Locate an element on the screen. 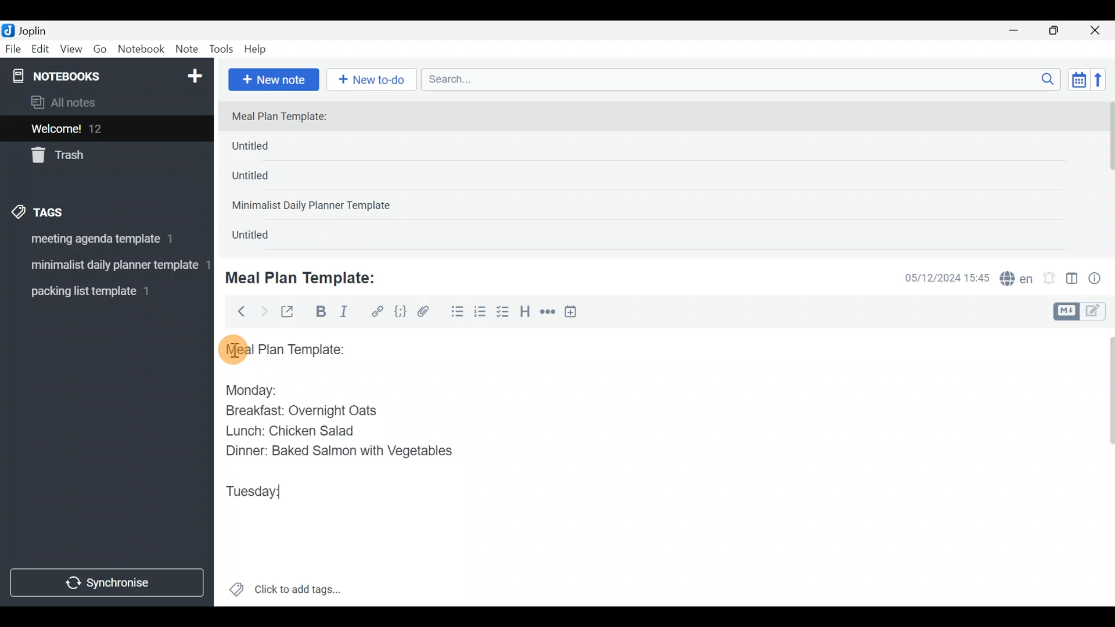  Attach file is located at coordinates (427, 313).